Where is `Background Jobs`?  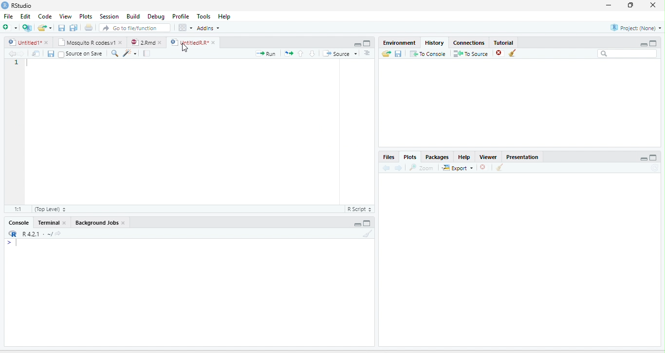 Background Jobs is located at coordinates (96, 223).